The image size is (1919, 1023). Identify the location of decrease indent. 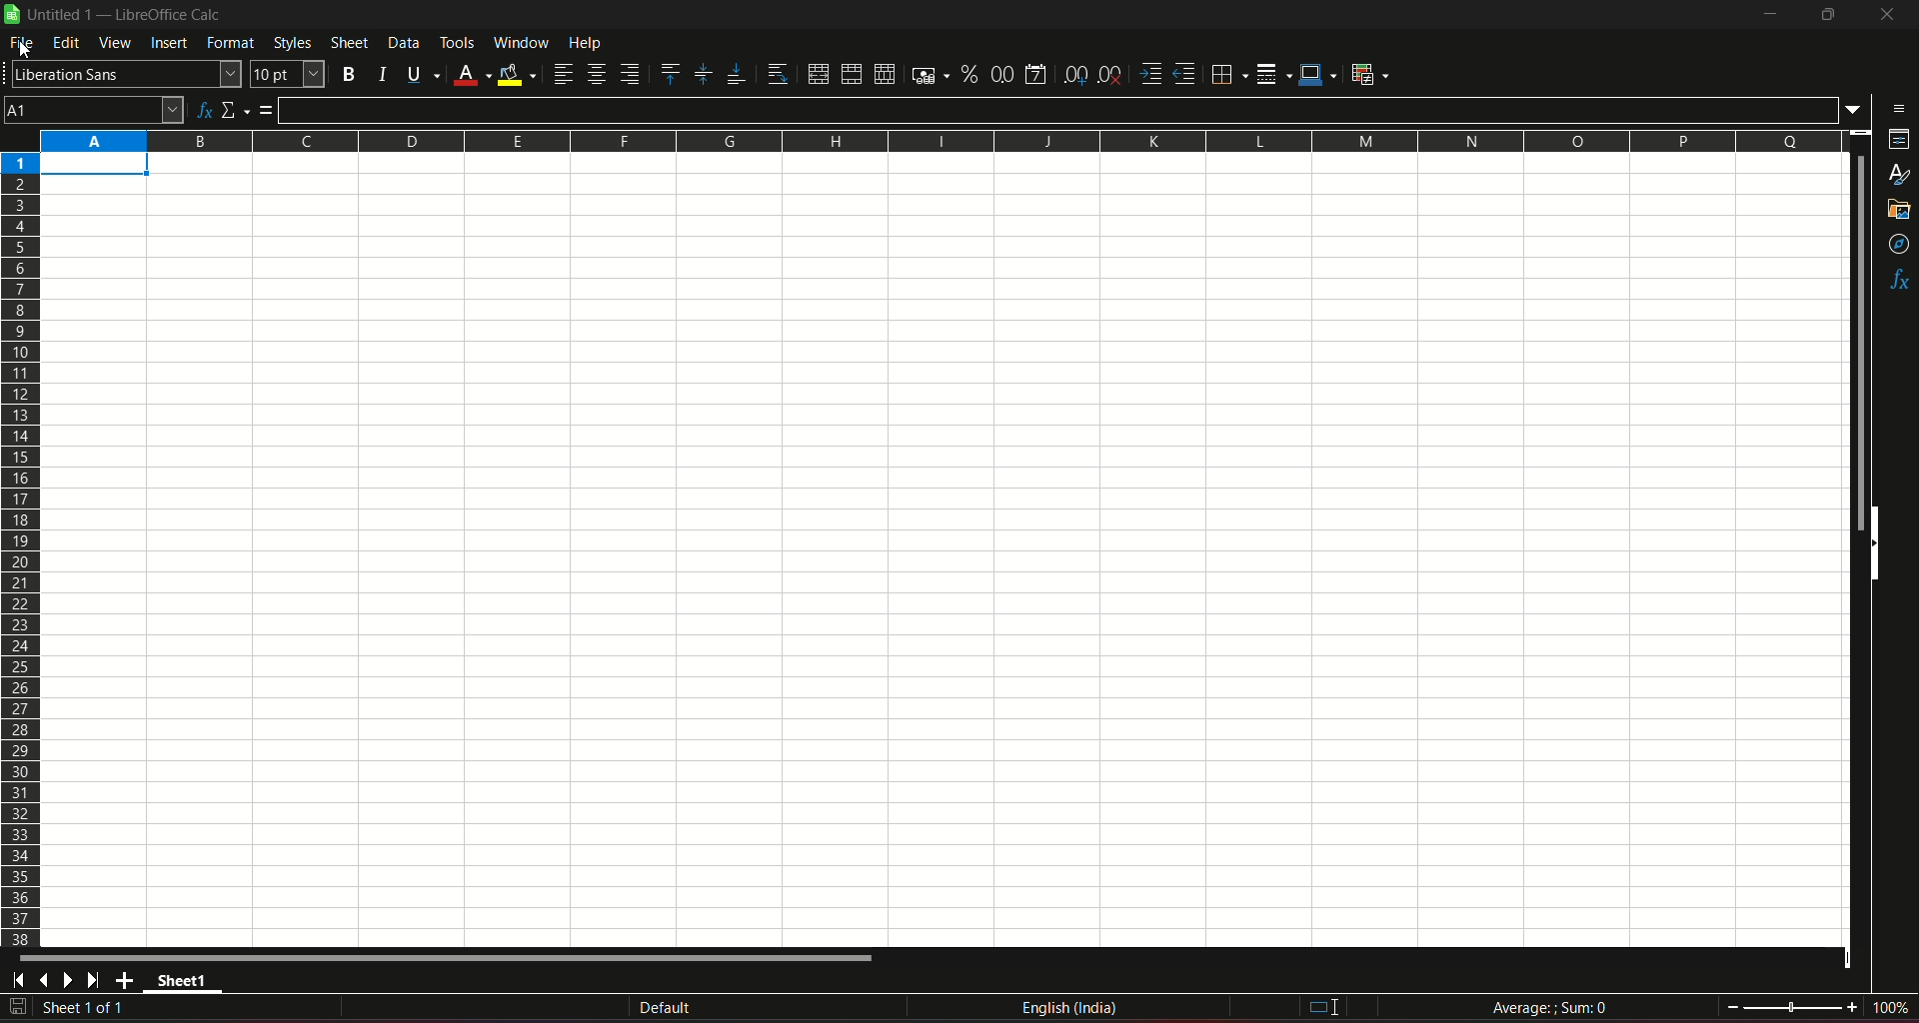
(1185, 75).